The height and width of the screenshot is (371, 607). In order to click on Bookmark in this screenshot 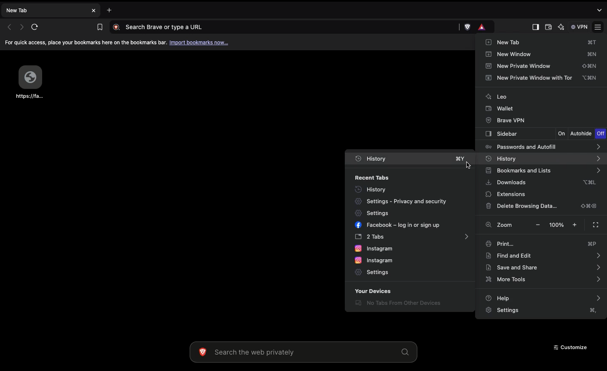, I will do `click(98, 26)`.